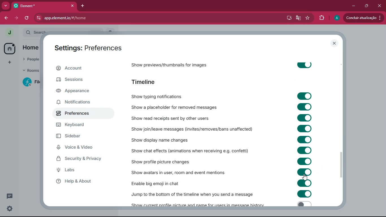  I want to click on add tab, so click(82, 6).